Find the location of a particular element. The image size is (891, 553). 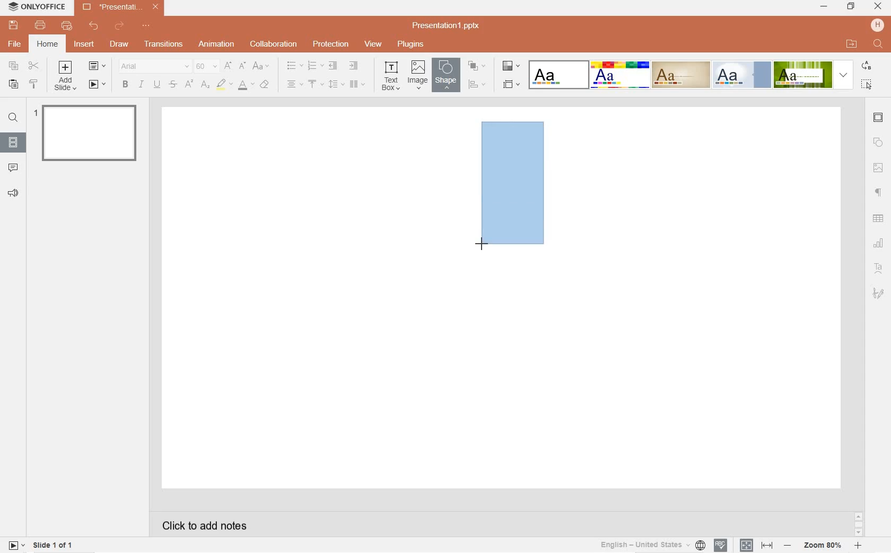

customize quick access toolbar is located at coordinates (148, 26).